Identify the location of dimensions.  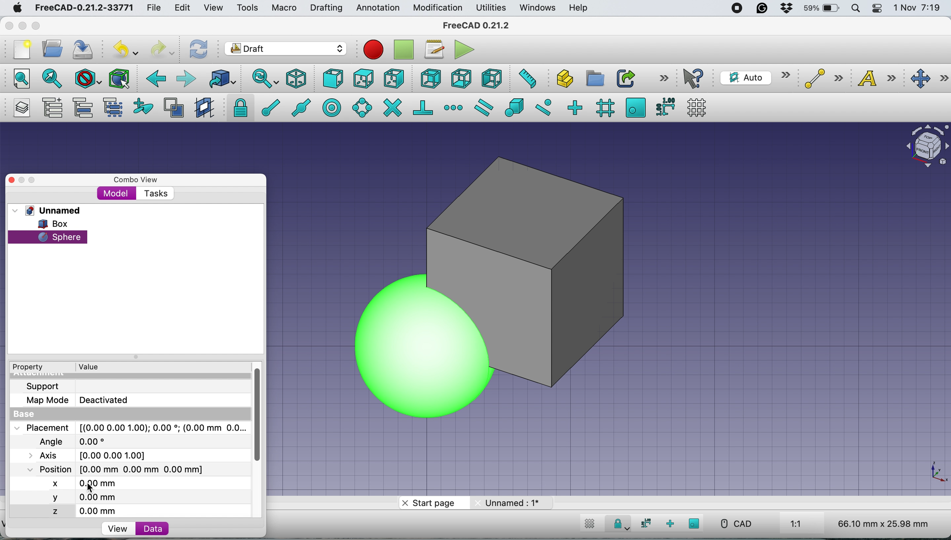
(881, 523).